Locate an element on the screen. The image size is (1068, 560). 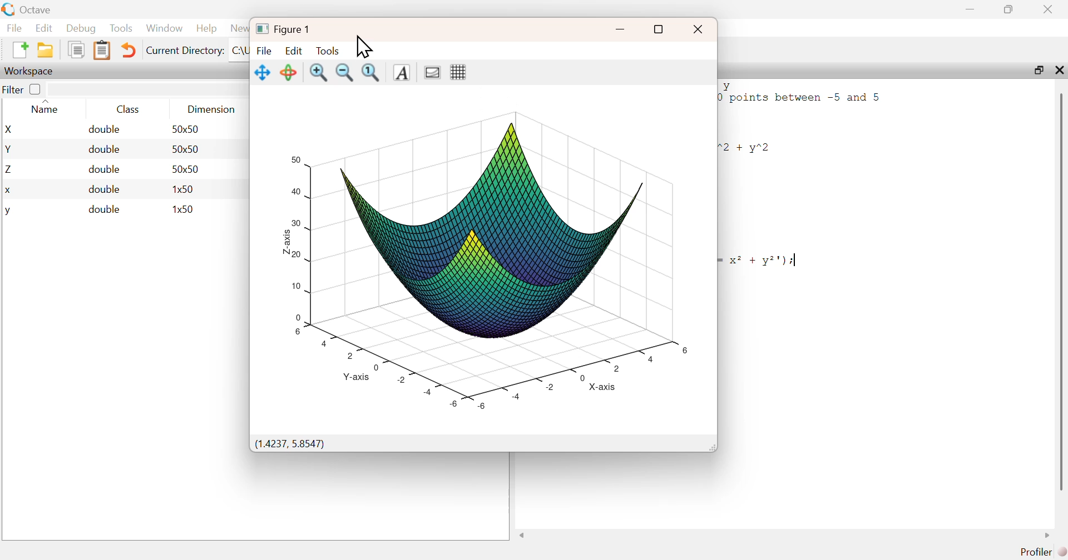
Dimension is located at coordinates (212, 109).